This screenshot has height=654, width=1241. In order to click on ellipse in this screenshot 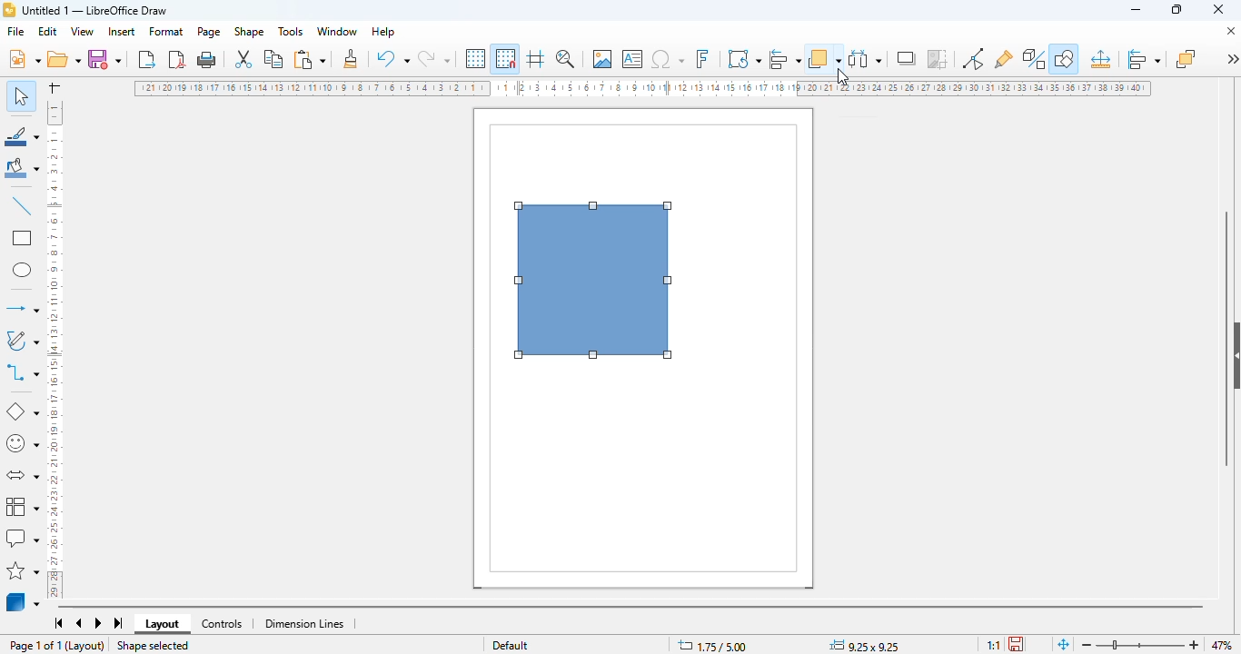, I will do `click(22, 271)`.